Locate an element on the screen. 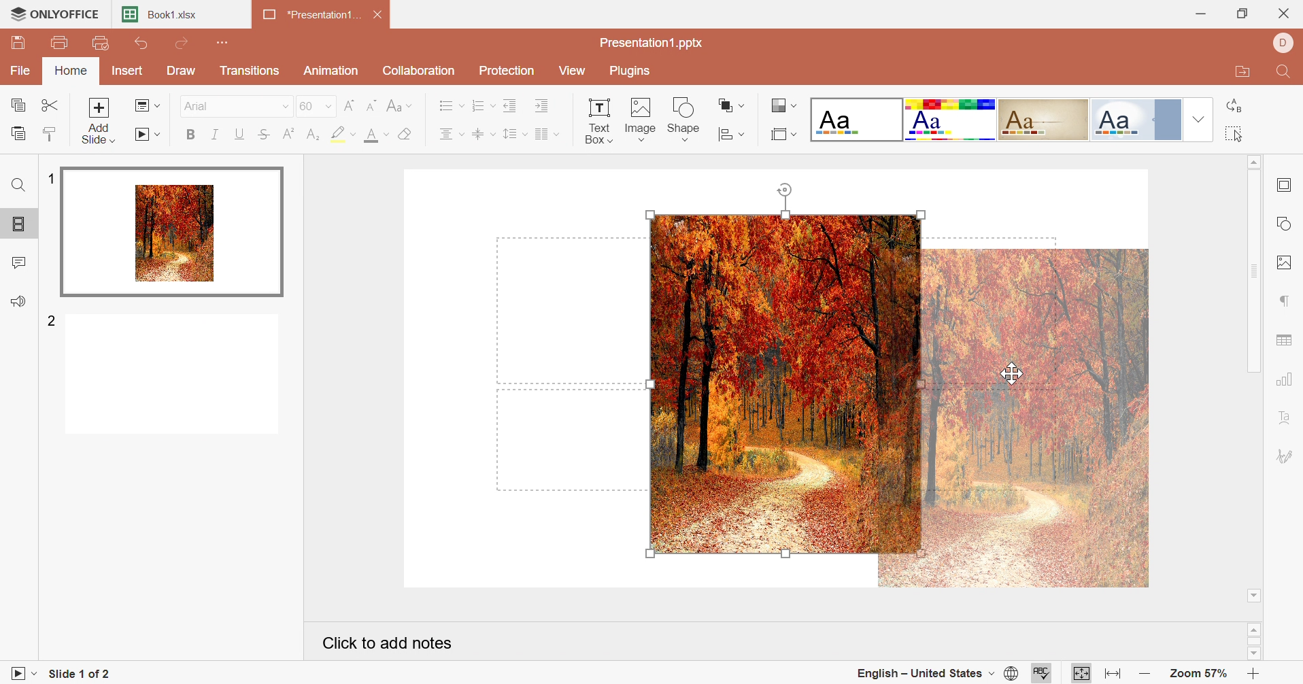 The width and height of the screenshot is (1303, 684). Shape is located at coordinates (686, 118).